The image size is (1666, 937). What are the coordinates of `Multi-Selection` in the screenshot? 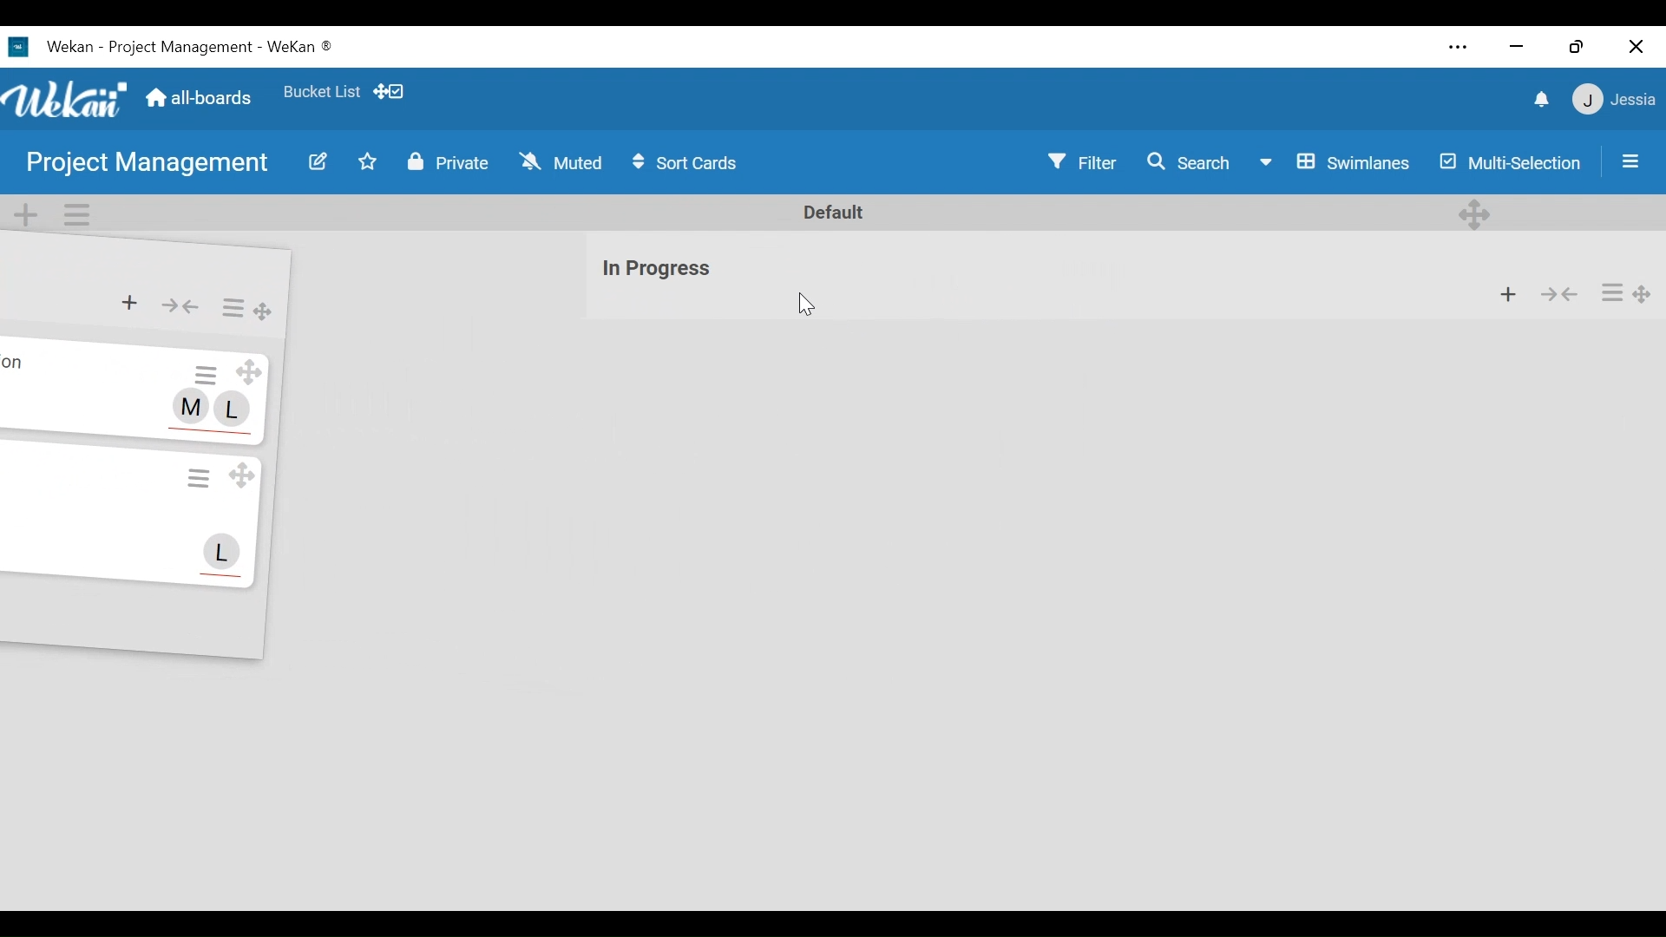 It's located at (1508, 162).